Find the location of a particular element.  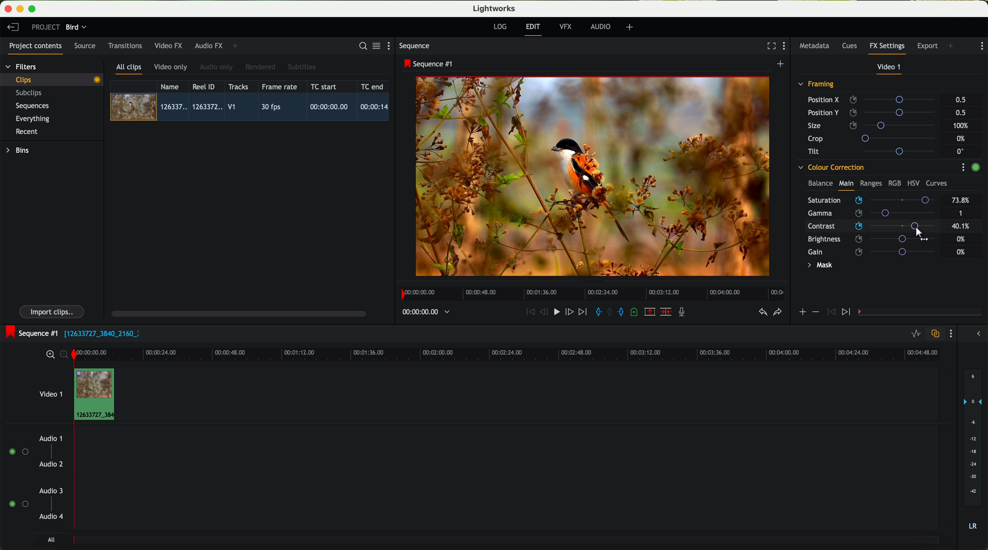

project contents is located at coordinates (36, 48).